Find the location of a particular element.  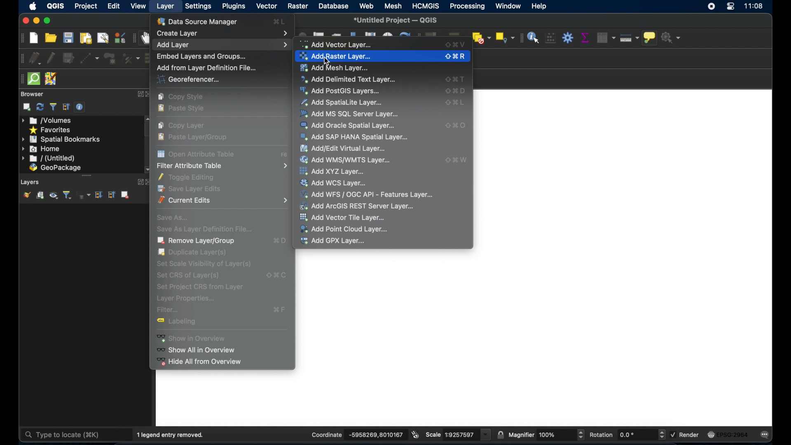

edit is located at coordinates (115, 7).